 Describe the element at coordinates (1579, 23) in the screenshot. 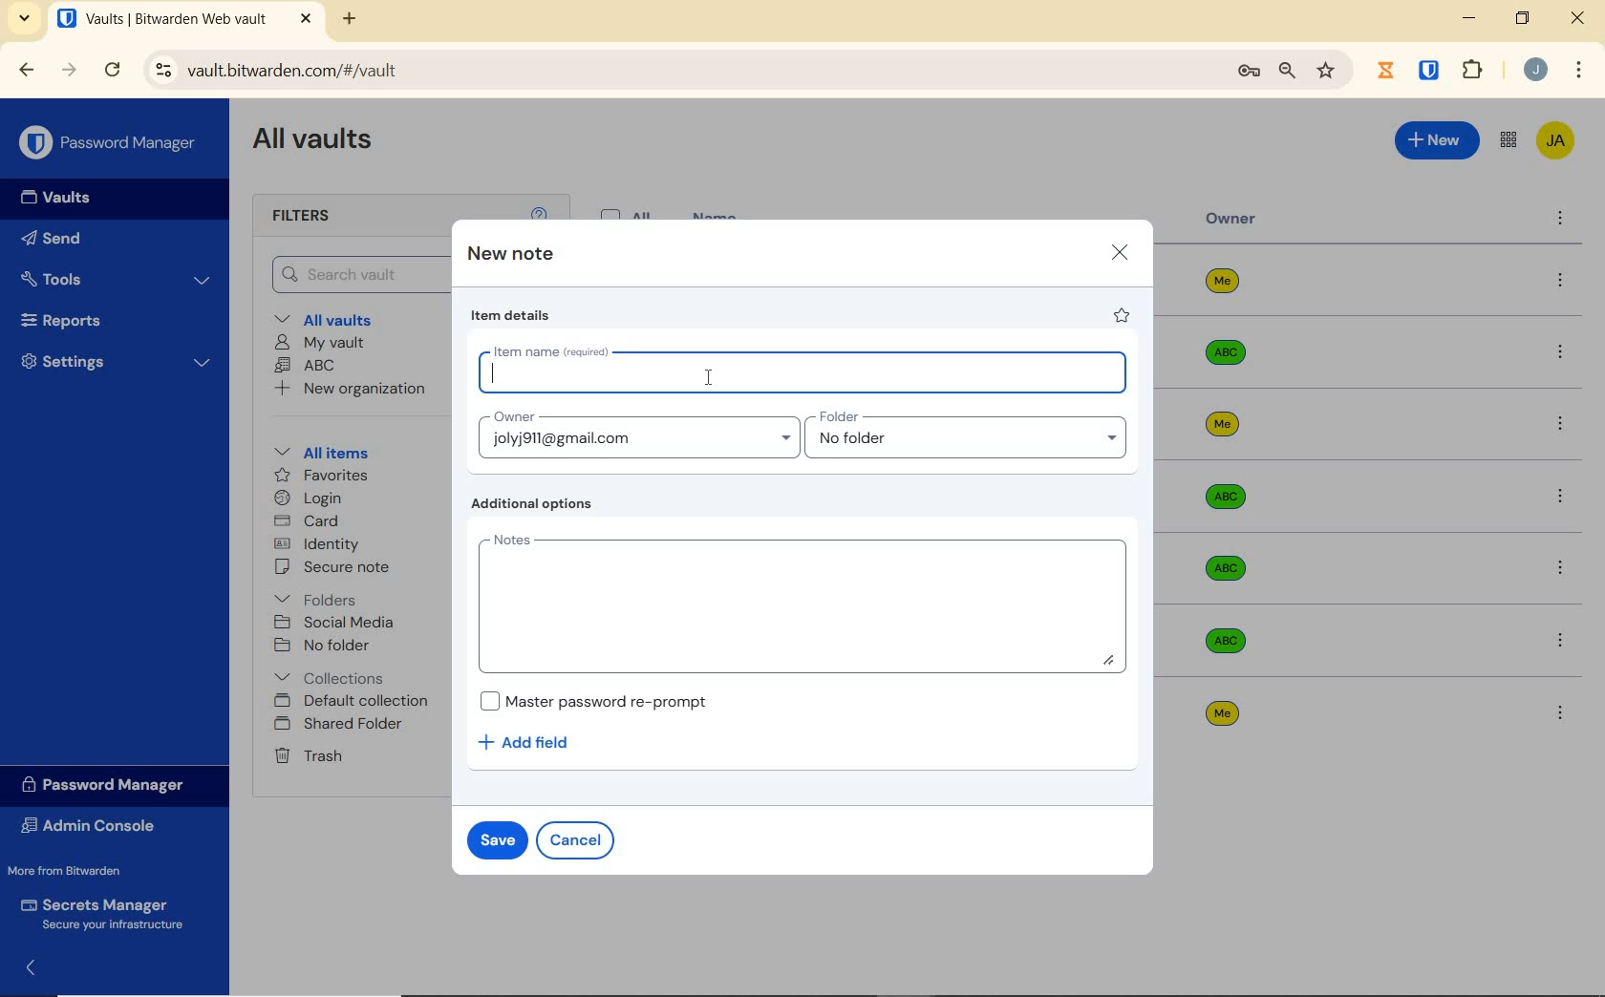

I see `CLOSE` at that location.